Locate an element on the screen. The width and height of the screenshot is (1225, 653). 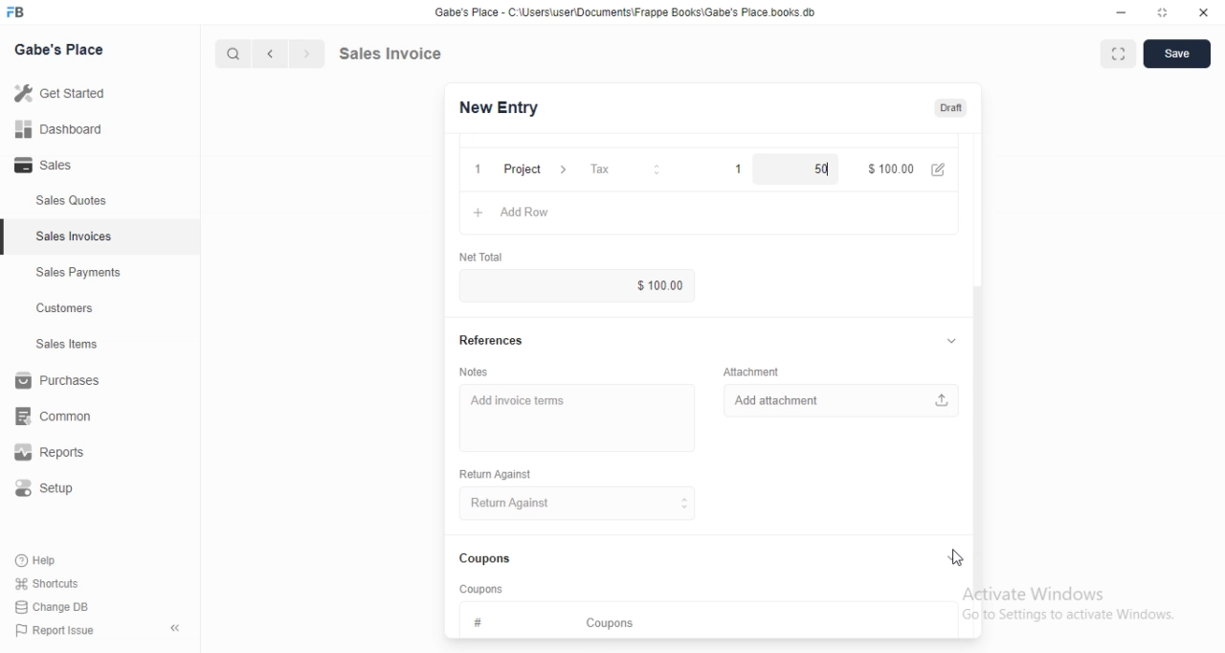
common is located at coordinates (59, 416).